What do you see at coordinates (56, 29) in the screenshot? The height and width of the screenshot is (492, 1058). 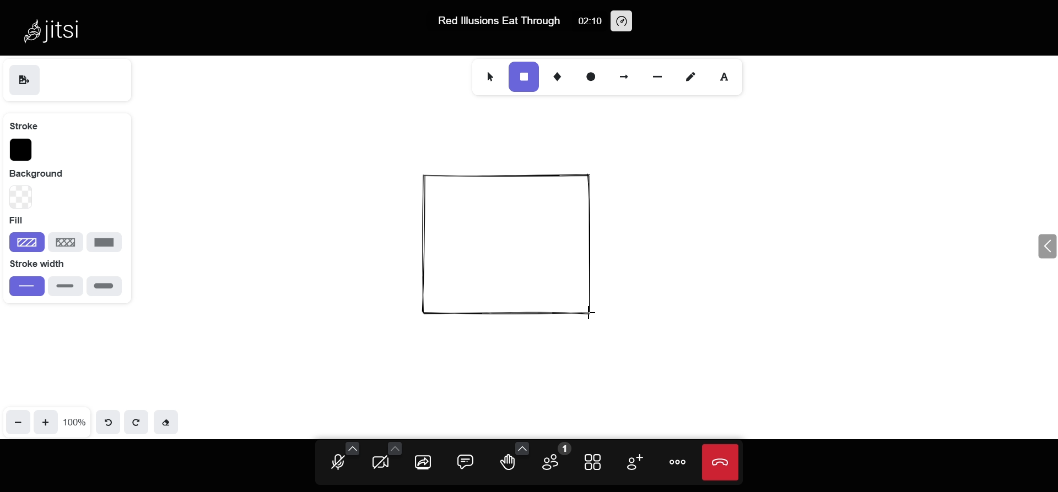 I see `Jitsi` at bounding box center [56, 29].